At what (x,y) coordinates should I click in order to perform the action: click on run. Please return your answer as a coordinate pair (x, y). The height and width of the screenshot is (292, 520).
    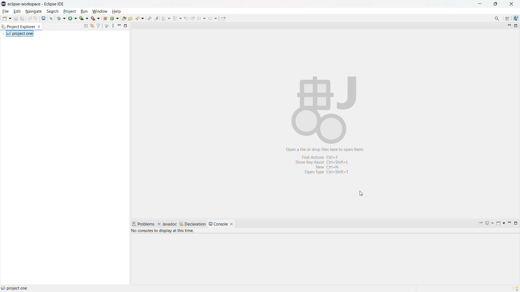
    Looking at the image, I should click on (84, 11).